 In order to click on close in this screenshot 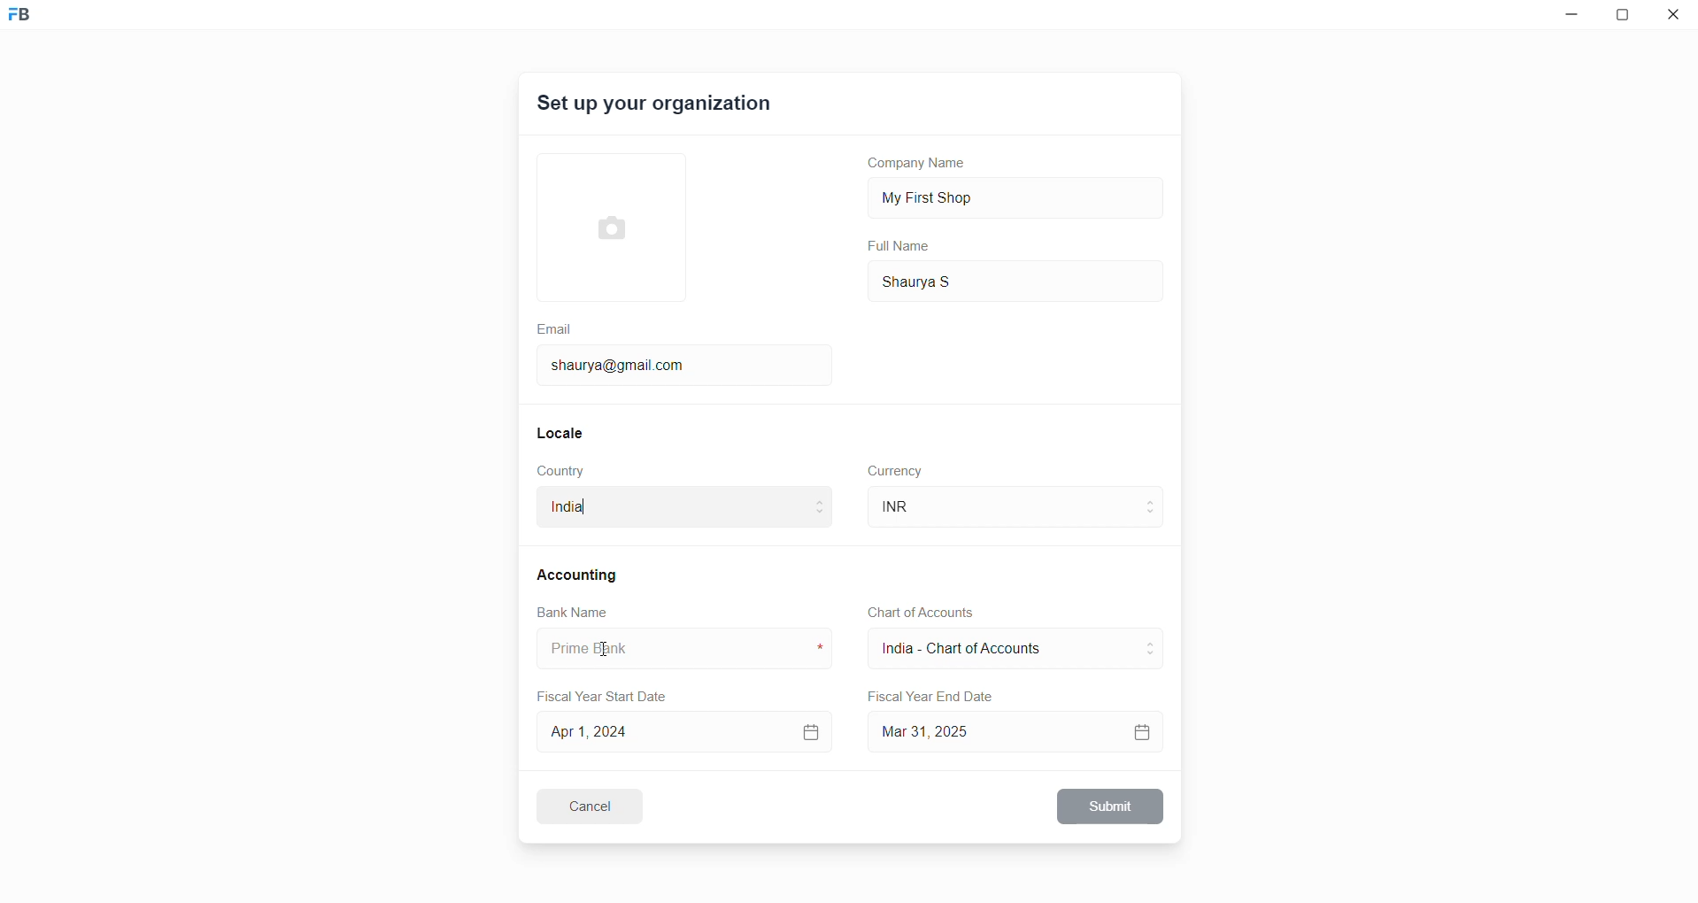, I will do `click(1674, 18)`.